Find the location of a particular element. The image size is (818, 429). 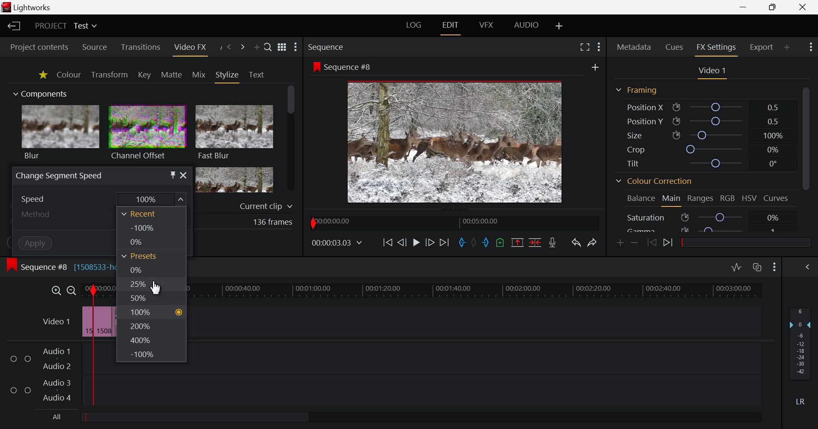

Project contents is located at coordinates (39, 46).